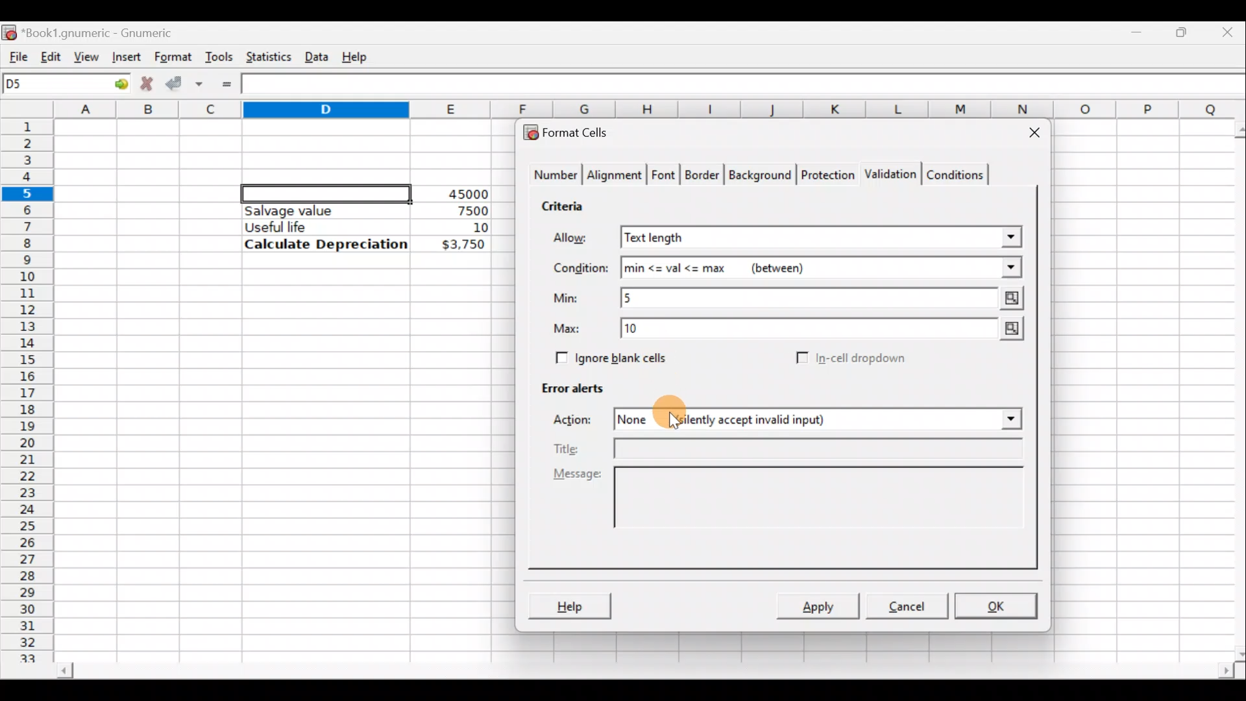 This screenshot has height=701, width=1246. Describe the element at coordinates (226, 84) in the screenshot. I see `Enter formula` at that location.